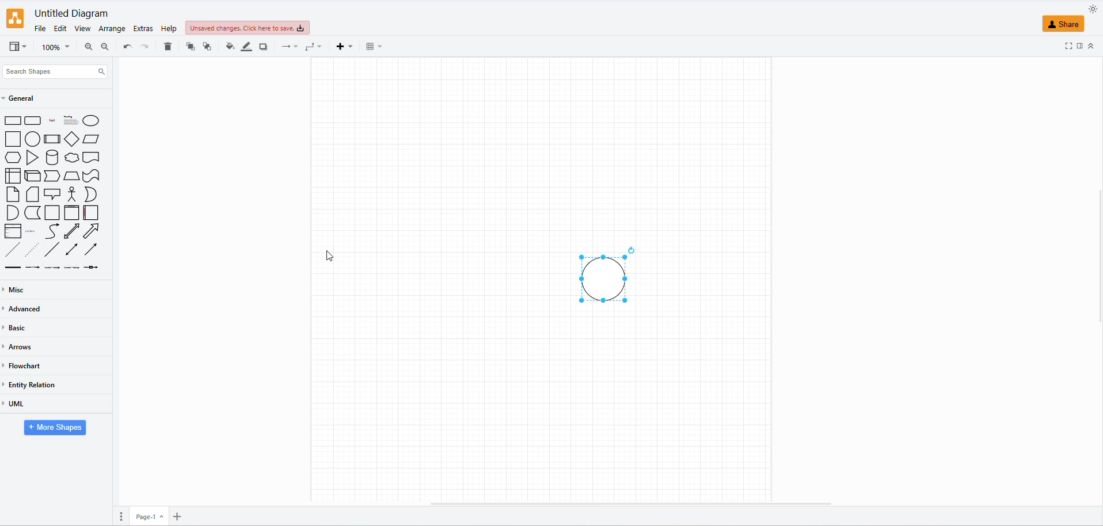  I want to click on DASHED LINE, so click(10, 249).